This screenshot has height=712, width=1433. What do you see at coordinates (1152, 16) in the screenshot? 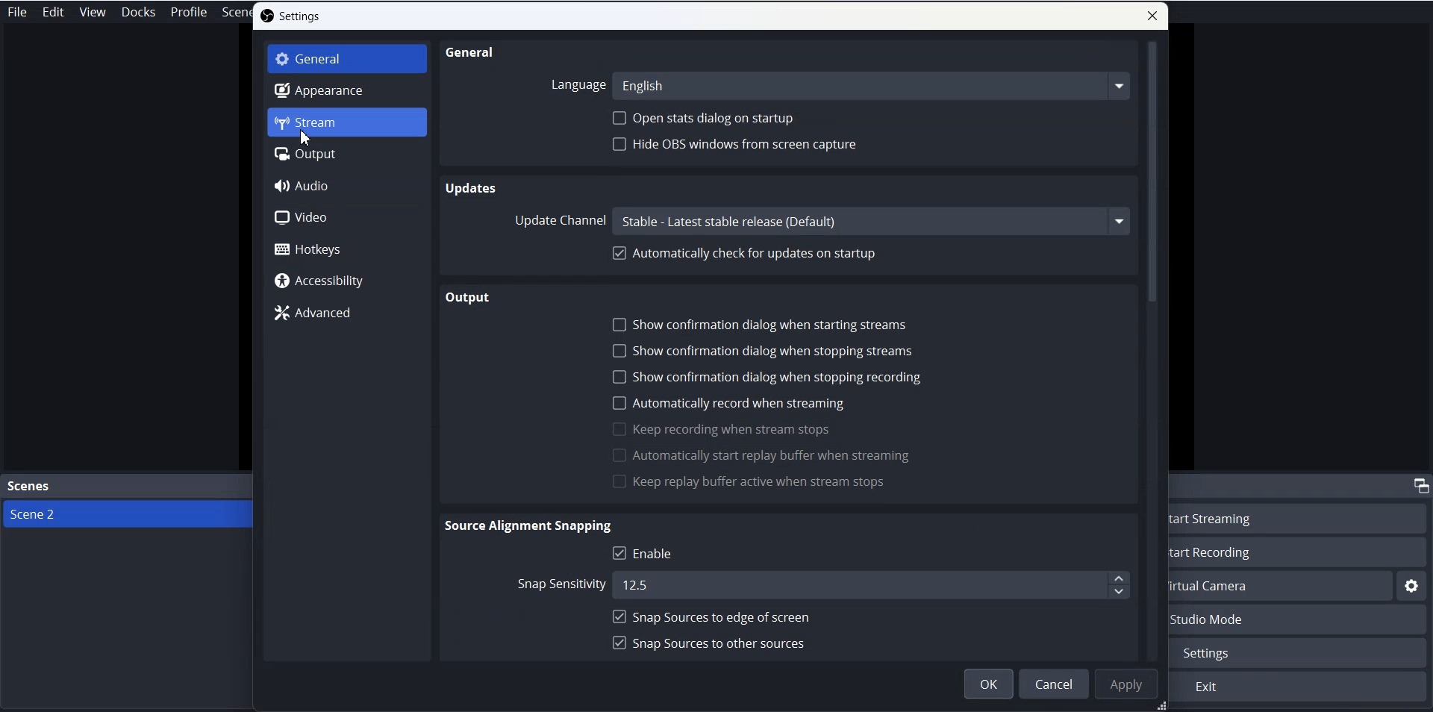
I see `Close` at bounding box center [1152, 16].